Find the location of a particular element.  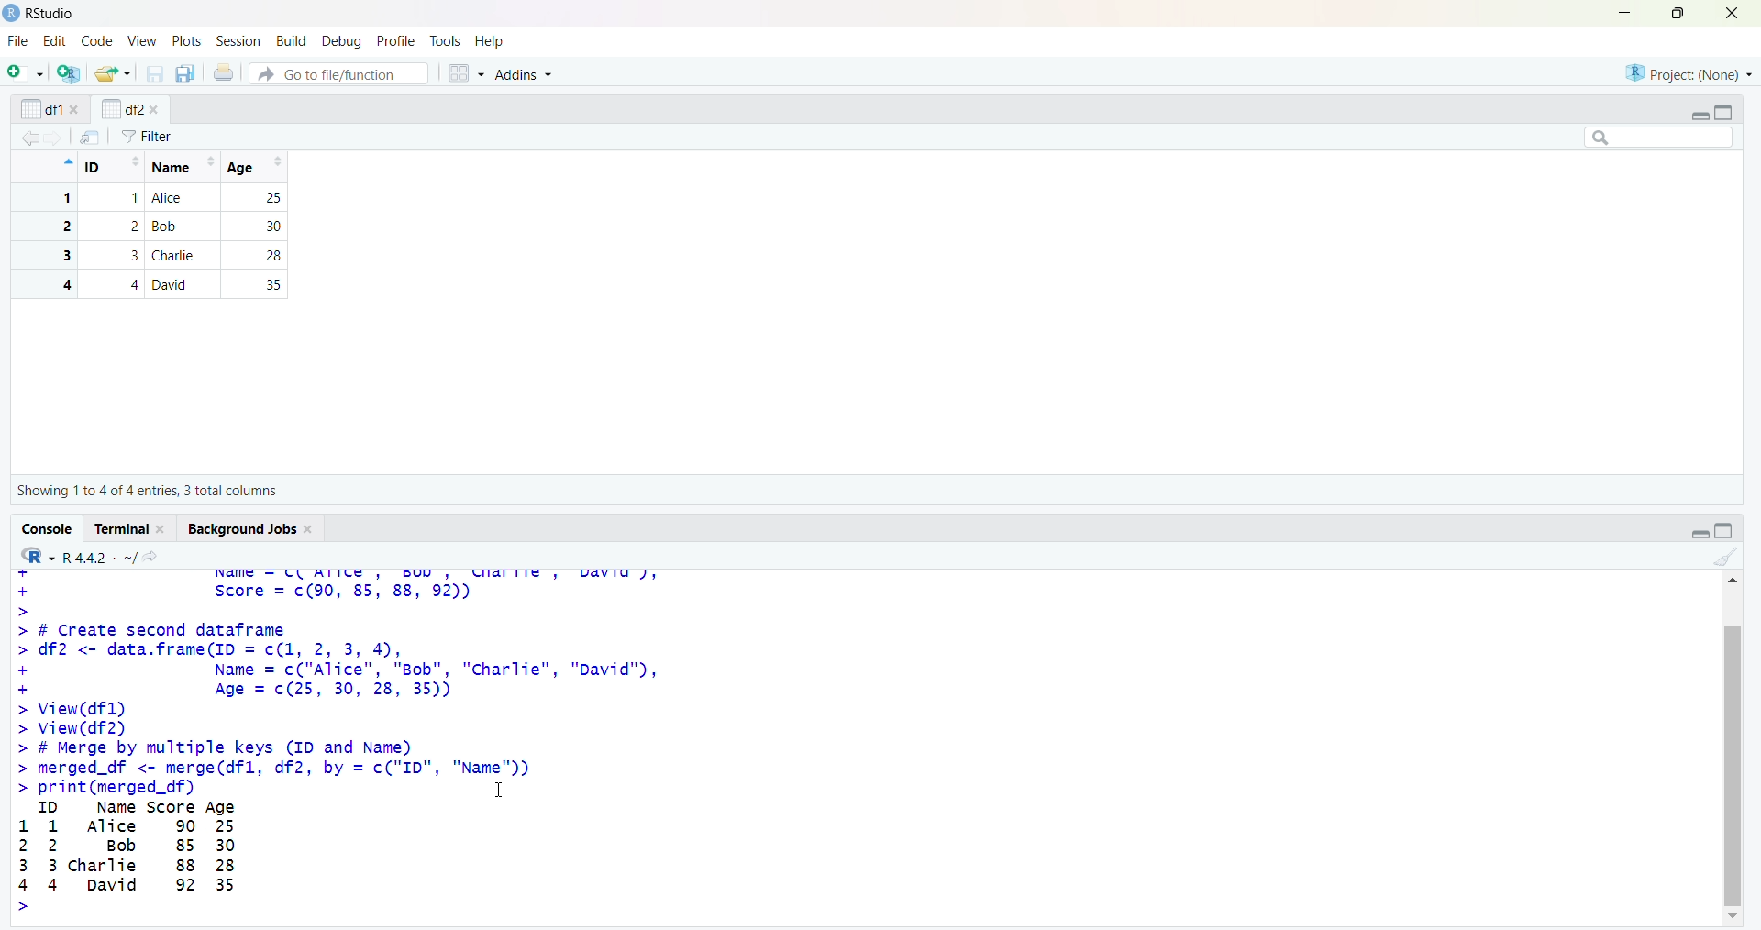

profile is located at coordinates (395, 41).